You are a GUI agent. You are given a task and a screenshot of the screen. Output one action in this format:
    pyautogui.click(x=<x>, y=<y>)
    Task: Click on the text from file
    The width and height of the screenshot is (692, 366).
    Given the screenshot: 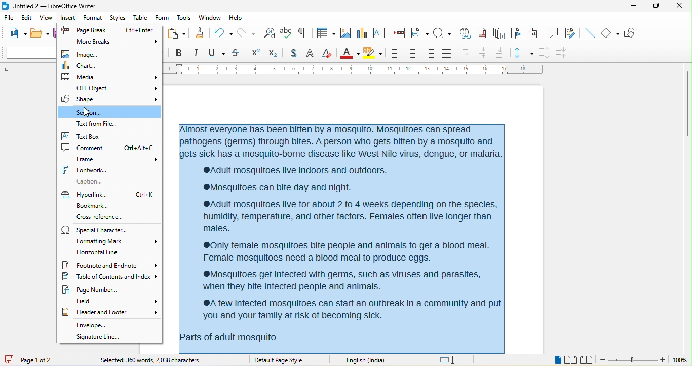 What is the action you would take?
    pyautogui.click(x=107, y=124)
    